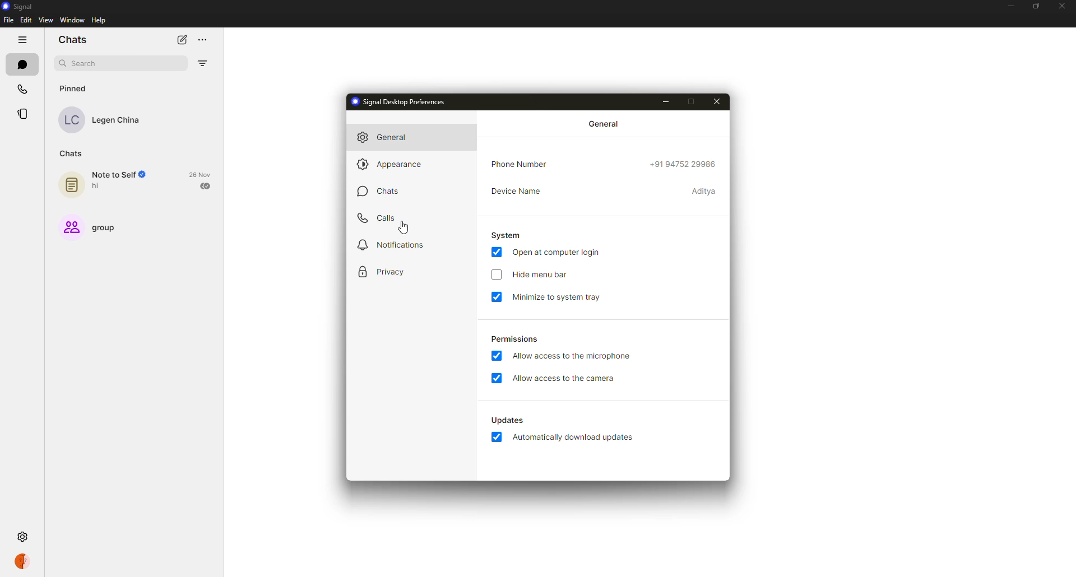 The width and height of the screenshot is (1076, 577). What do you see at coordinates (72, 40) in the screenshot?
I see `chats` at bounding box center [72, 40].